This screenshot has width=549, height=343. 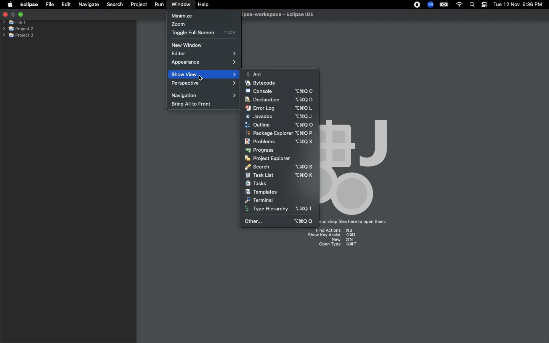 I want to click on Drag files here to open them, so click(x=356, y=222).